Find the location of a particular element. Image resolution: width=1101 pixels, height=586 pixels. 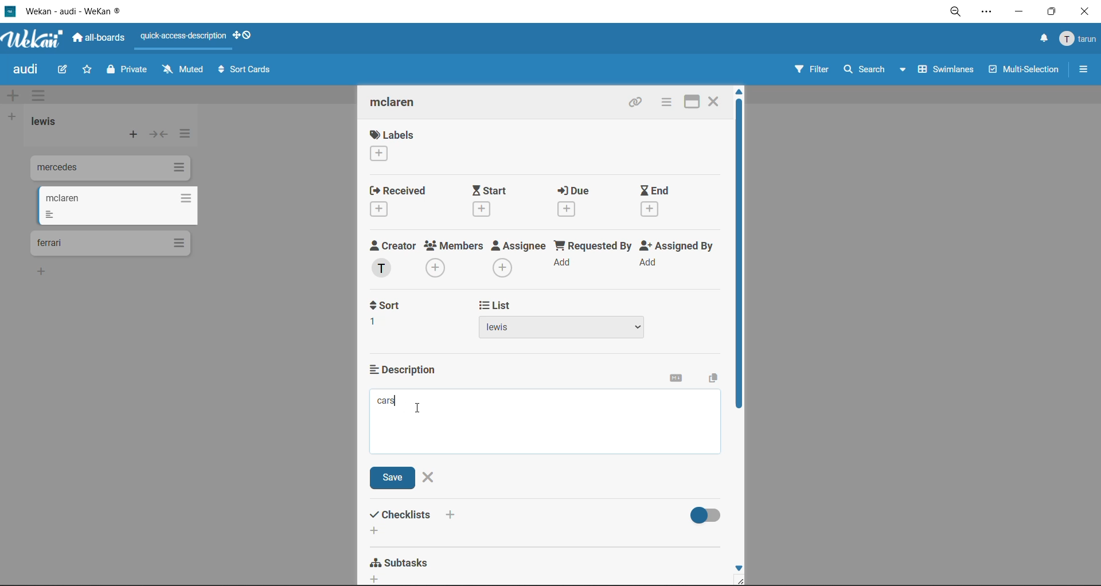

cards is located at coordinates (116, 206).